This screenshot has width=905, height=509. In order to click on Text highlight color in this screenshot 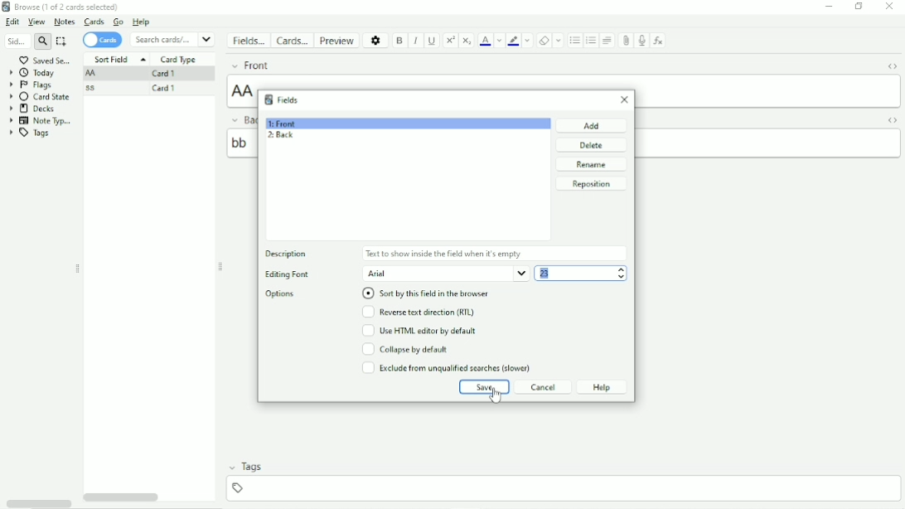, I will do `click(513, 41)`.